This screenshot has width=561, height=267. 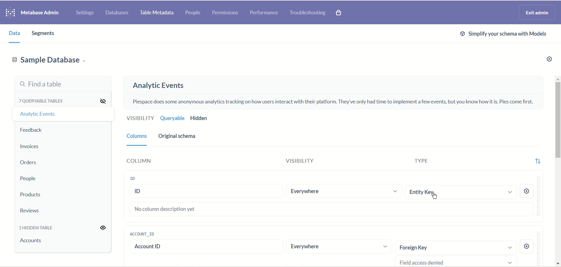 I want to click on hidden, so click(x=210, y=119).